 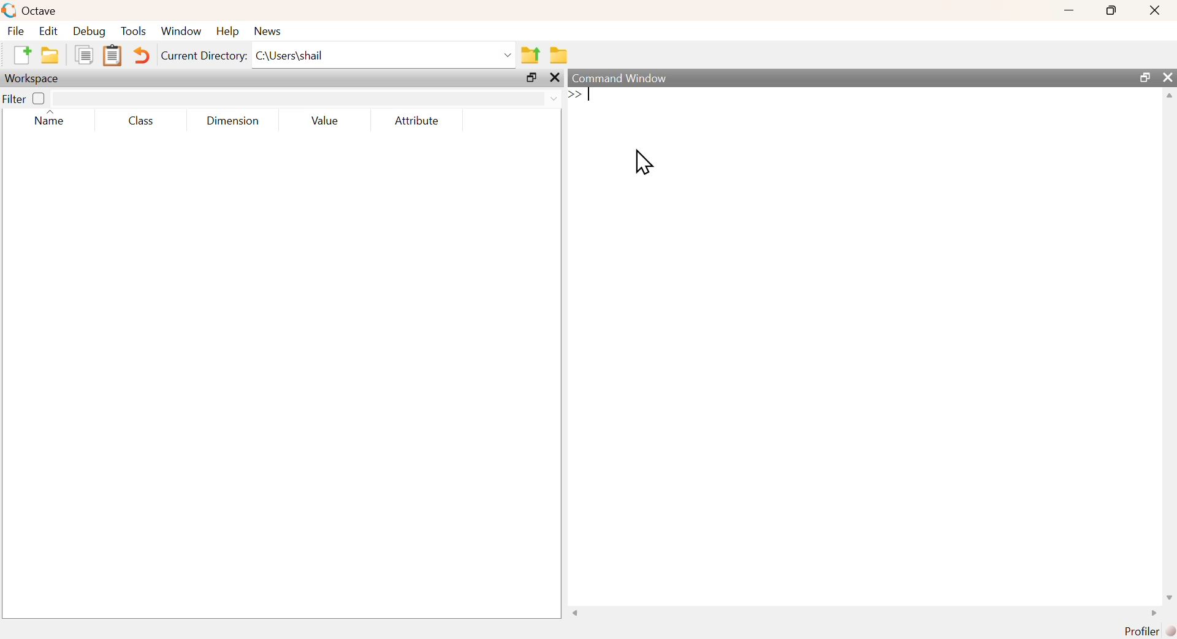 What do you see at coordinates (530, 55) in the screenshot?
I see `Previous Folder` at bounding box center [530, 55].